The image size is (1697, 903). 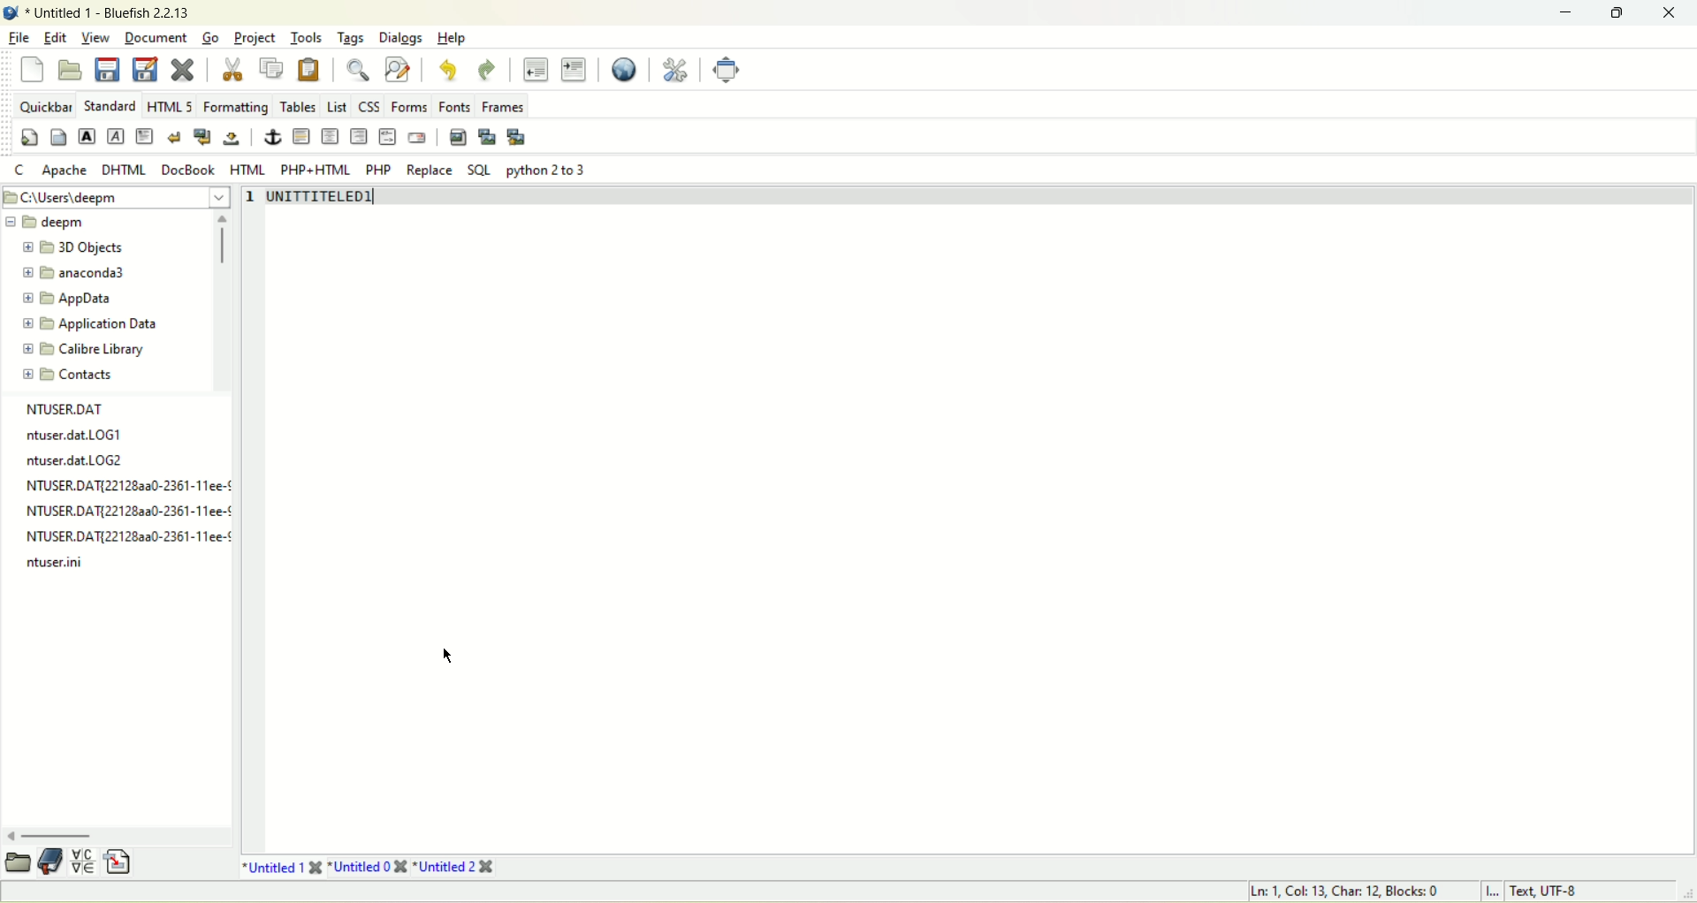 I want to click on Tools, so click(x=304, y=37).